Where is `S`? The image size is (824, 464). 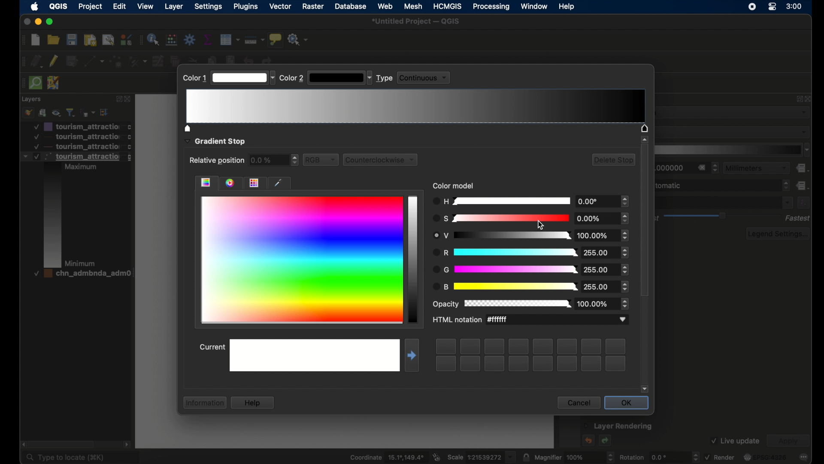
S is located at coordinates (531, 219).